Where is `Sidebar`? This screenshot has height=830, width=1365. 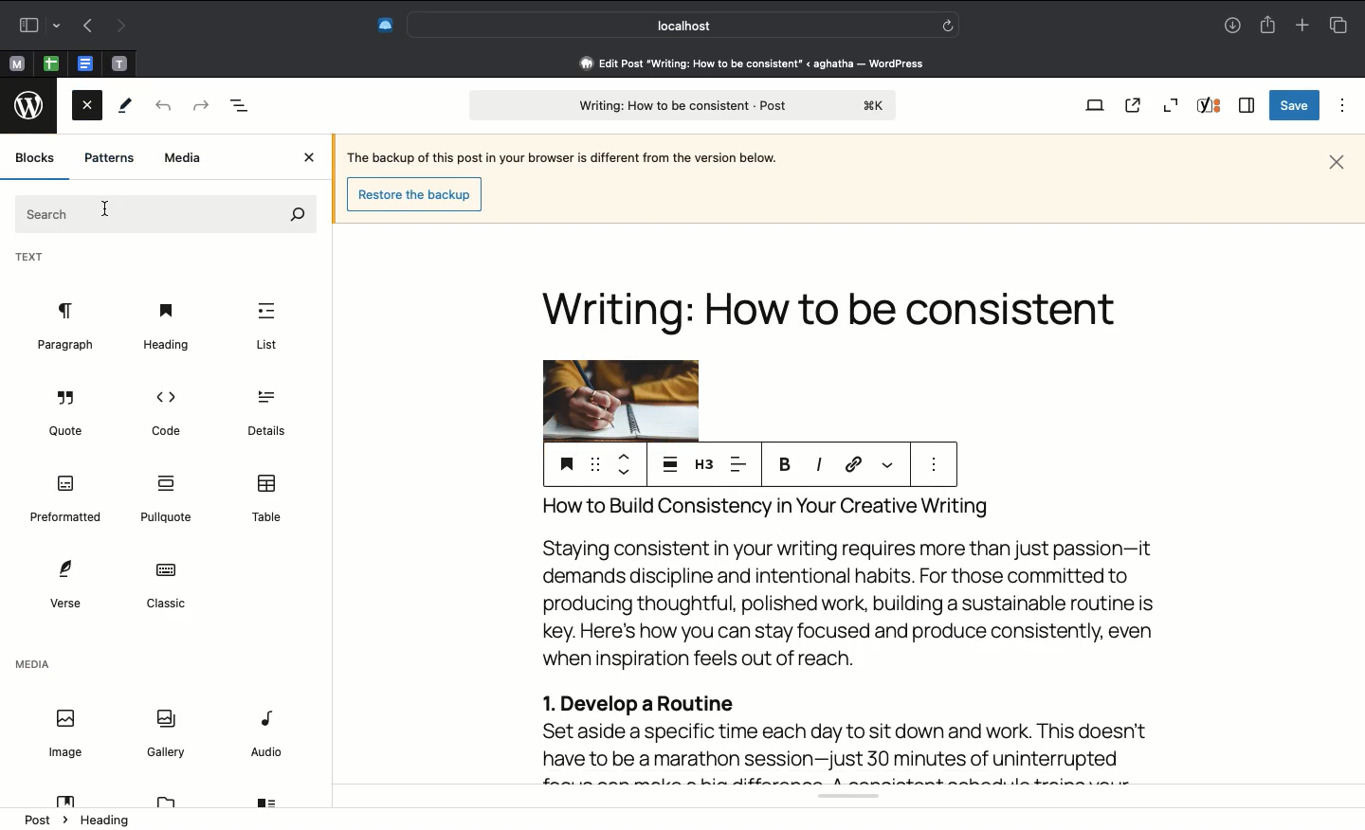 Sidebar is located at coordinates (1247, 104).